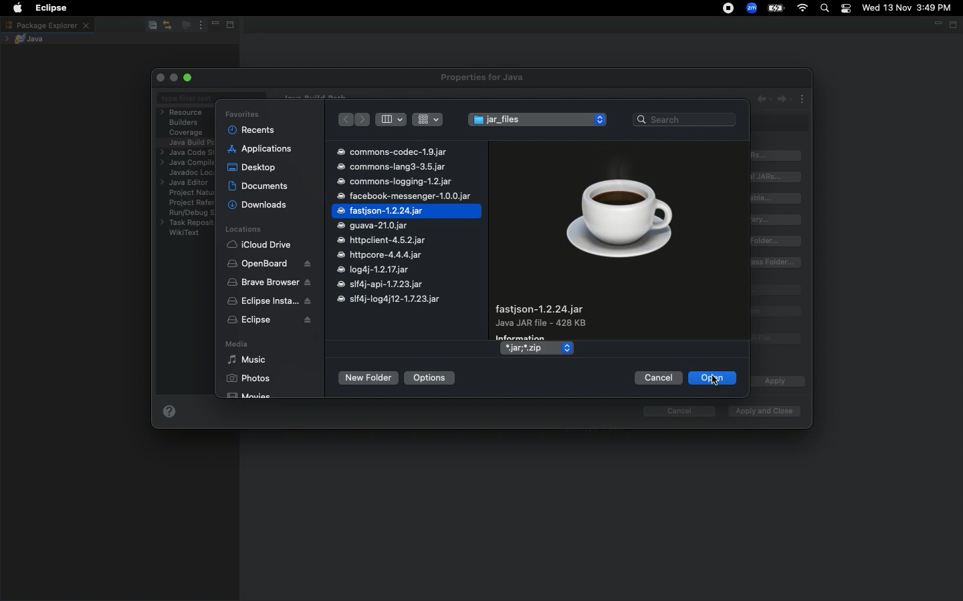 The width and height of the screenshot is (963, 601). What do you see at coordinates (428, 118) in the screenshot?
I see `view rows` at bounding box center [428, 118].